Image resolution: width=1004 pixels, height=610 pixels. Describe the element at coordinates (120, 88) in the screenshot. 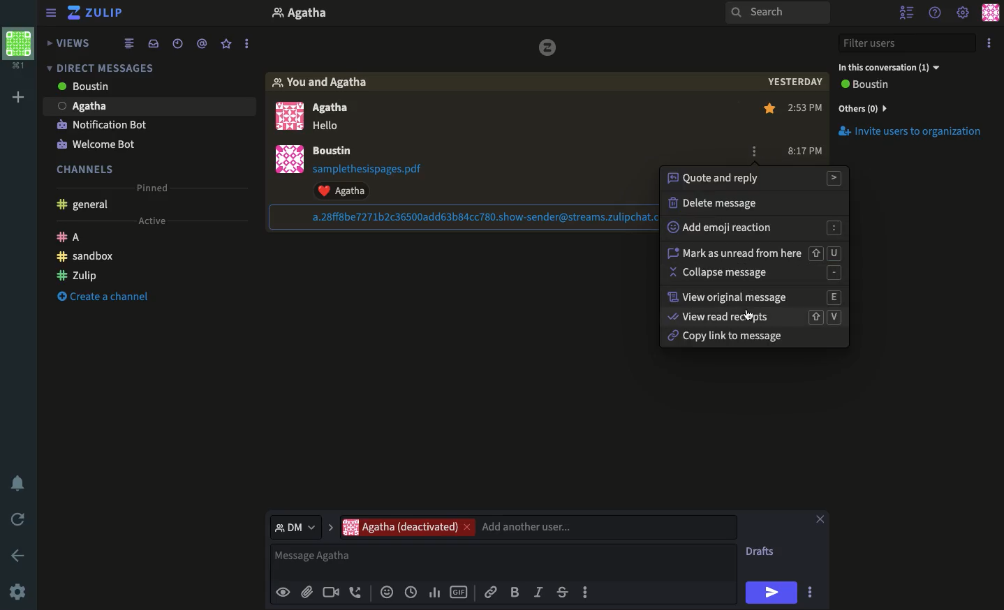

I see `Users` at that location.